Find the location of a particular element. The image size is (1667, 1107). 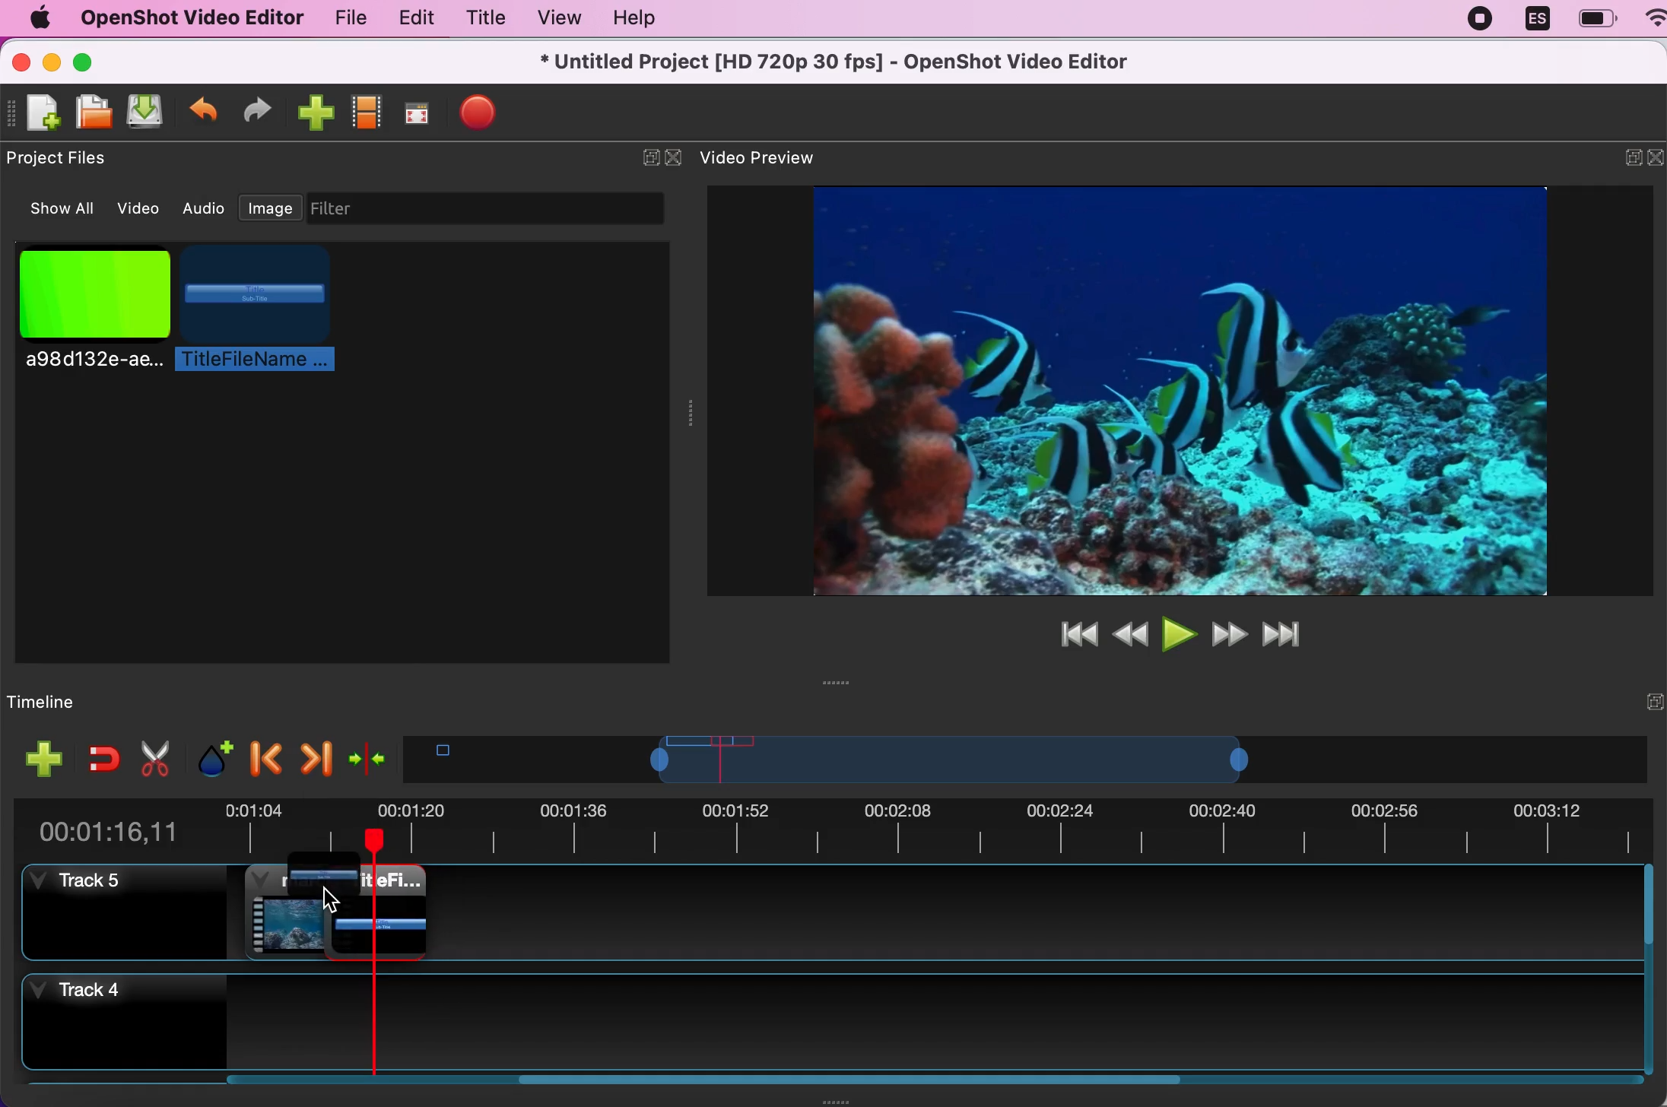

video preview is located at coordinates (770, 159).